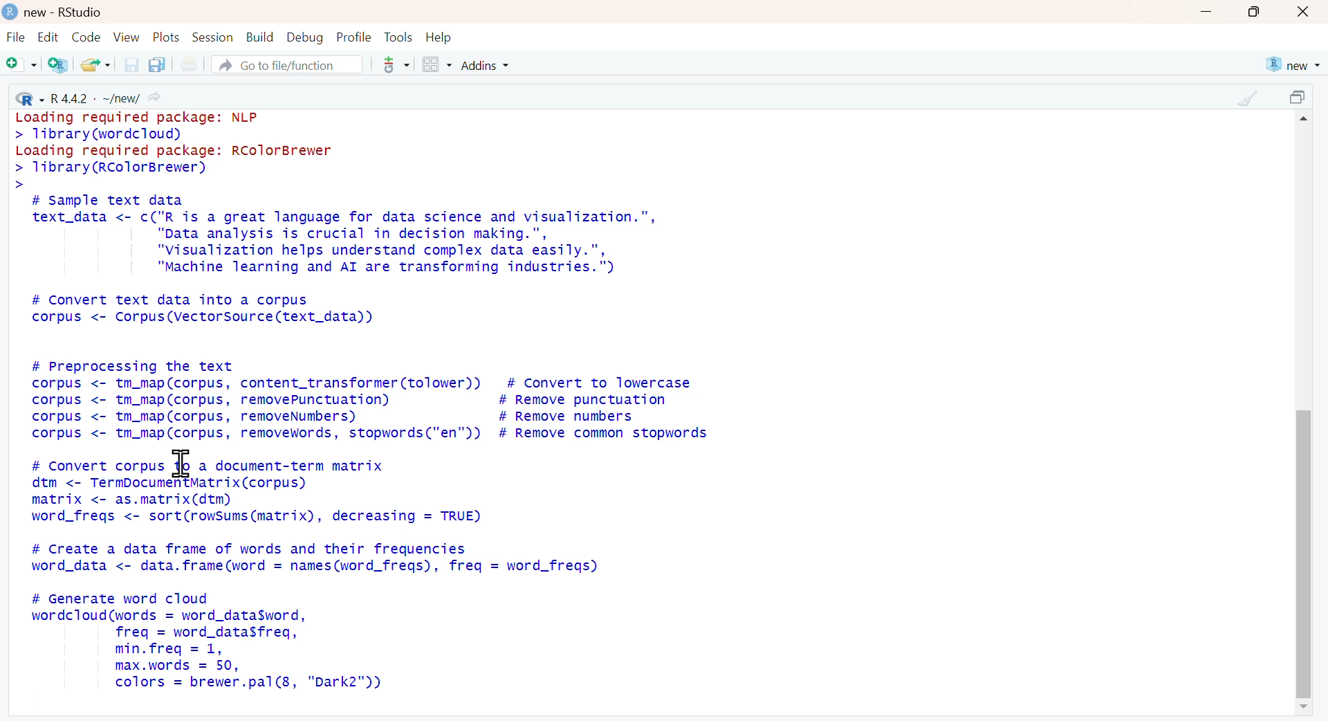 The height and width of the screenshot is (721, 1328). What do you see at coordinates (203, 310) in the screenshot?
I see `# Convert text data into a corpus
corpus <- Corpus(VectorSource(text_data))` at bounding box center [203, 310].